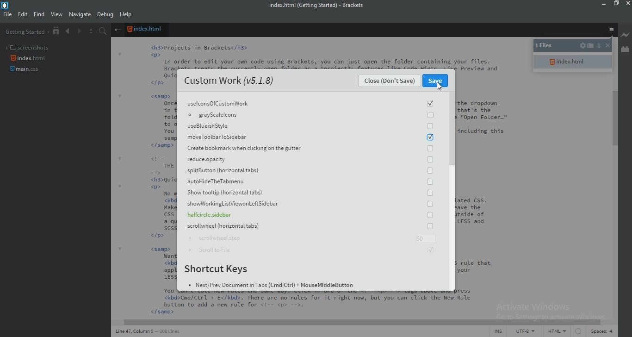  Describe the element at coordinates (104, 32) in the screenshot. I see `Find in files` at that location.